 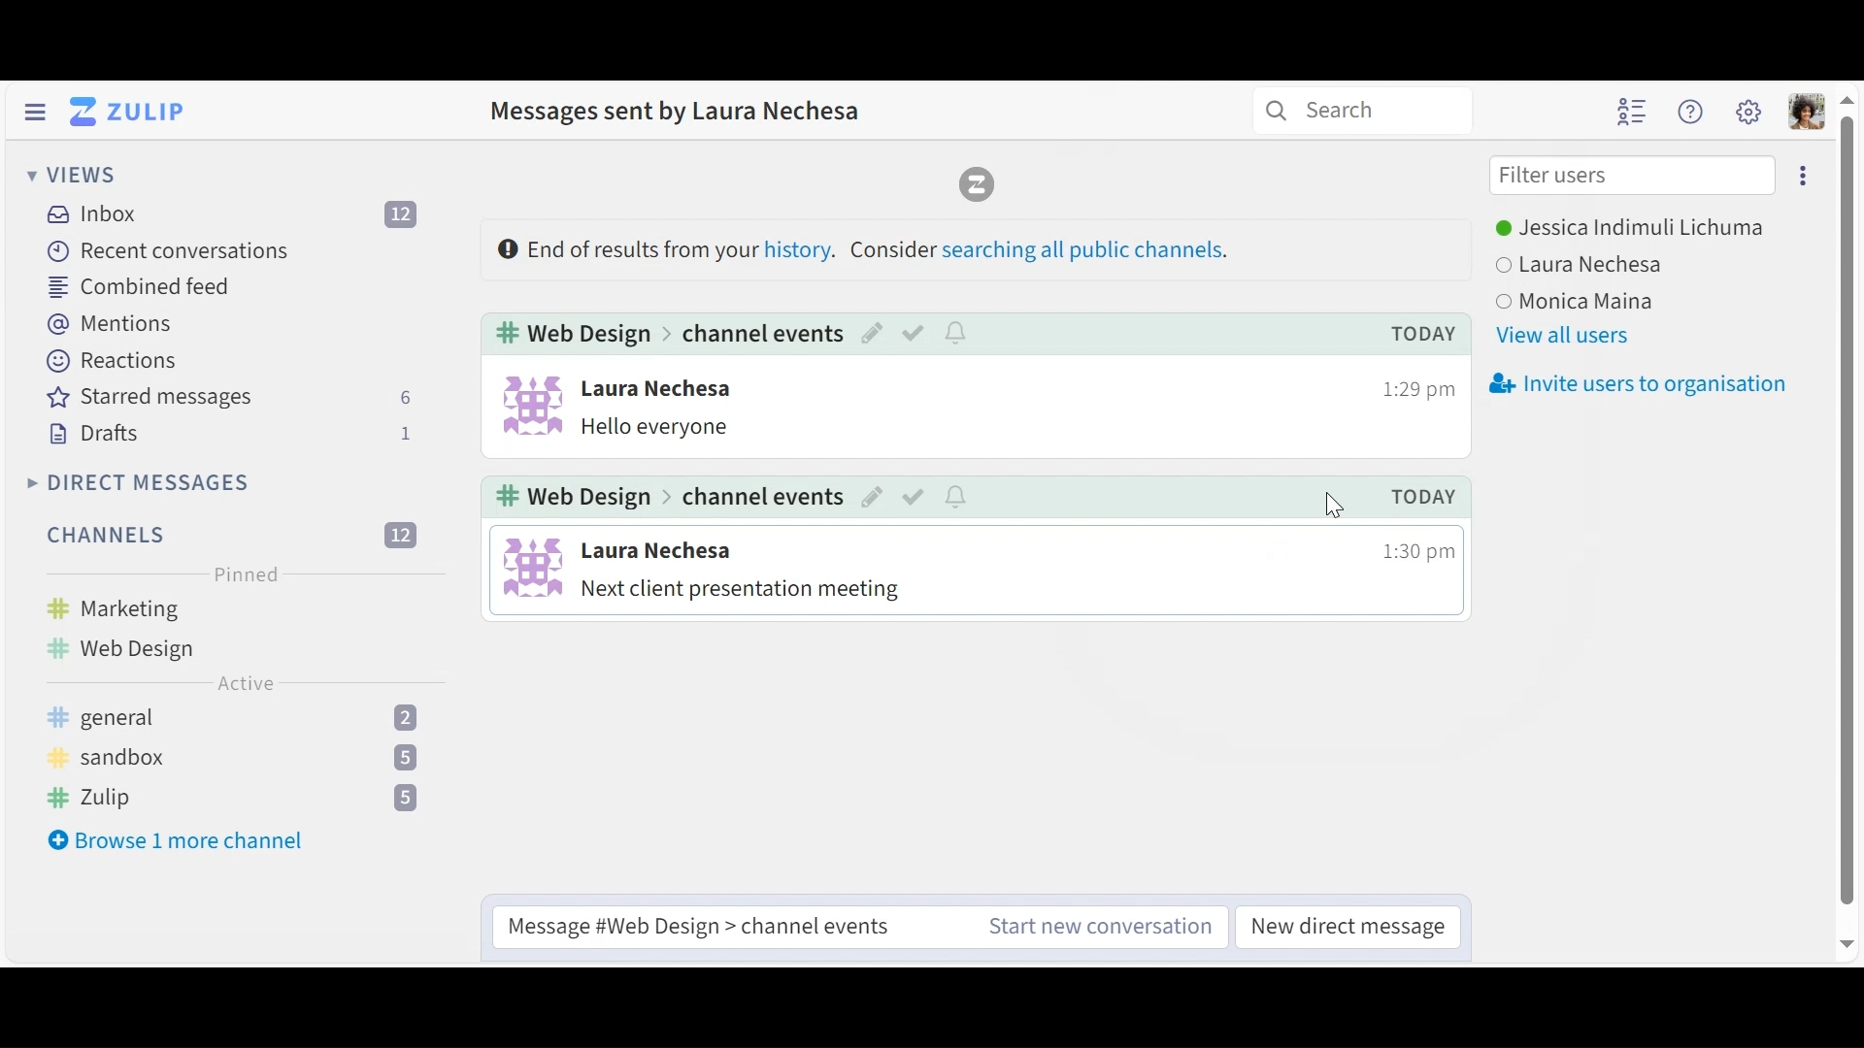 I want to click on zulip, so click(x=245, y=798).